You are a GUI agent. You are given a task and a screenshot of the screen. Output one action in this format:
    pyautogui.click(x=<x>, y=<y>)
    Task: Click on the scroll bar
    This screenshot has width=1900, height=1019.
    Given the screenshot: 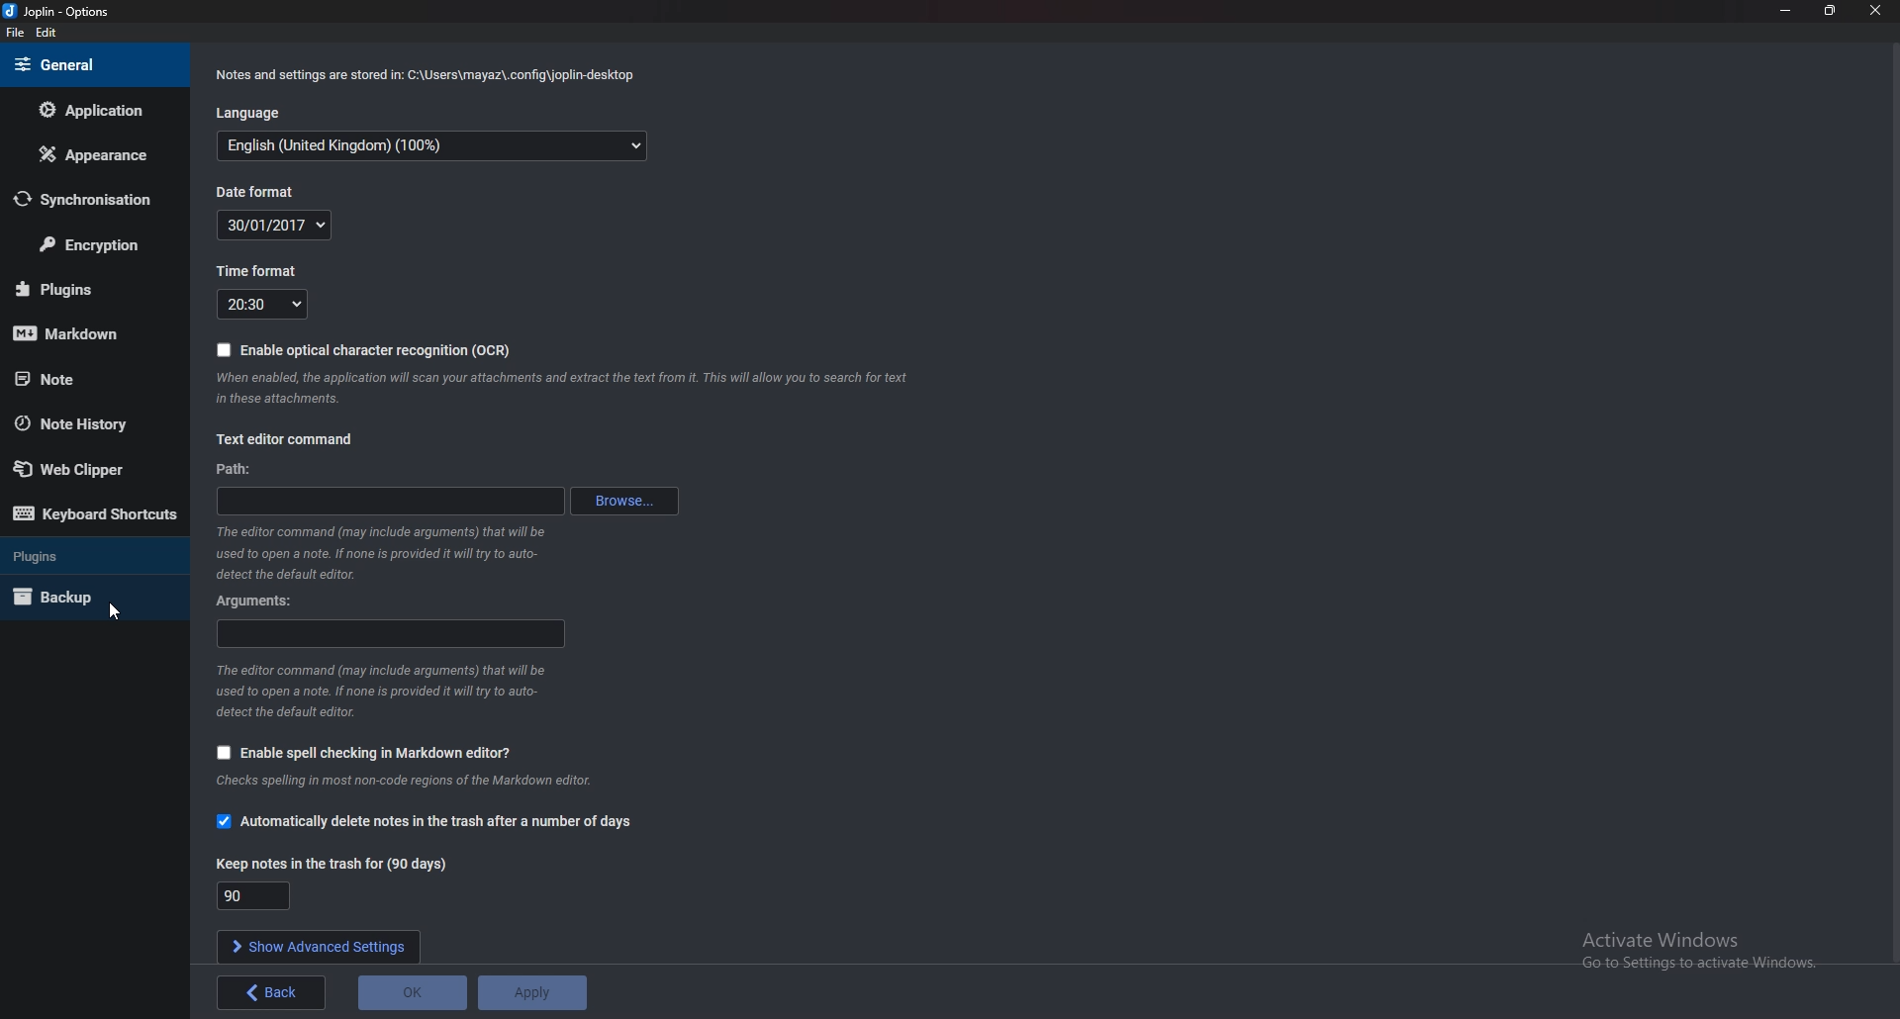 What is the action you would take?
    pyautogui.click(x=1894, y=504)
    